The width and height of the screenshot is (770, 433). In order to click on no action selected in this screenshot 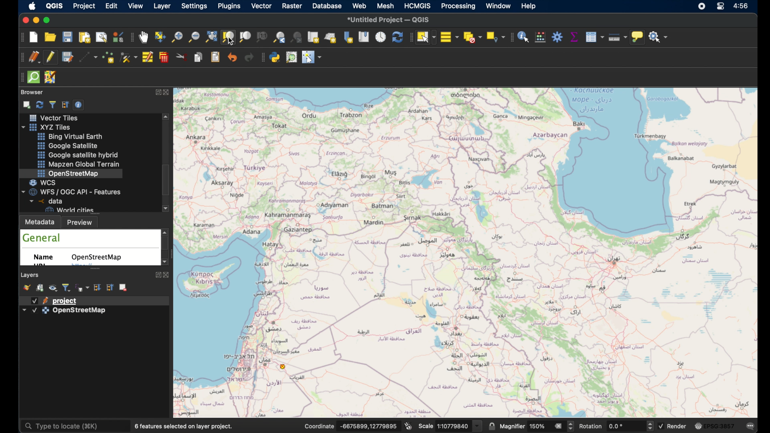, I will do `click(659, 37)`.